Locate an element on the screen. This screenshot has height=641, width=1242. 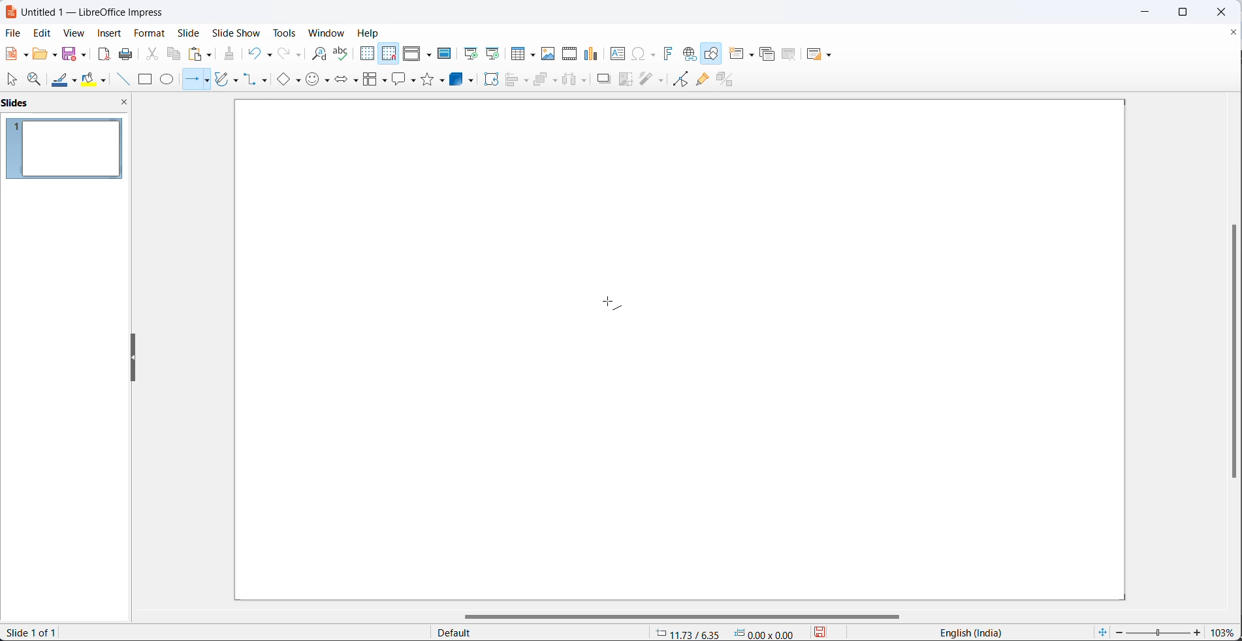
block arrow is located at coordinates (343, 81).